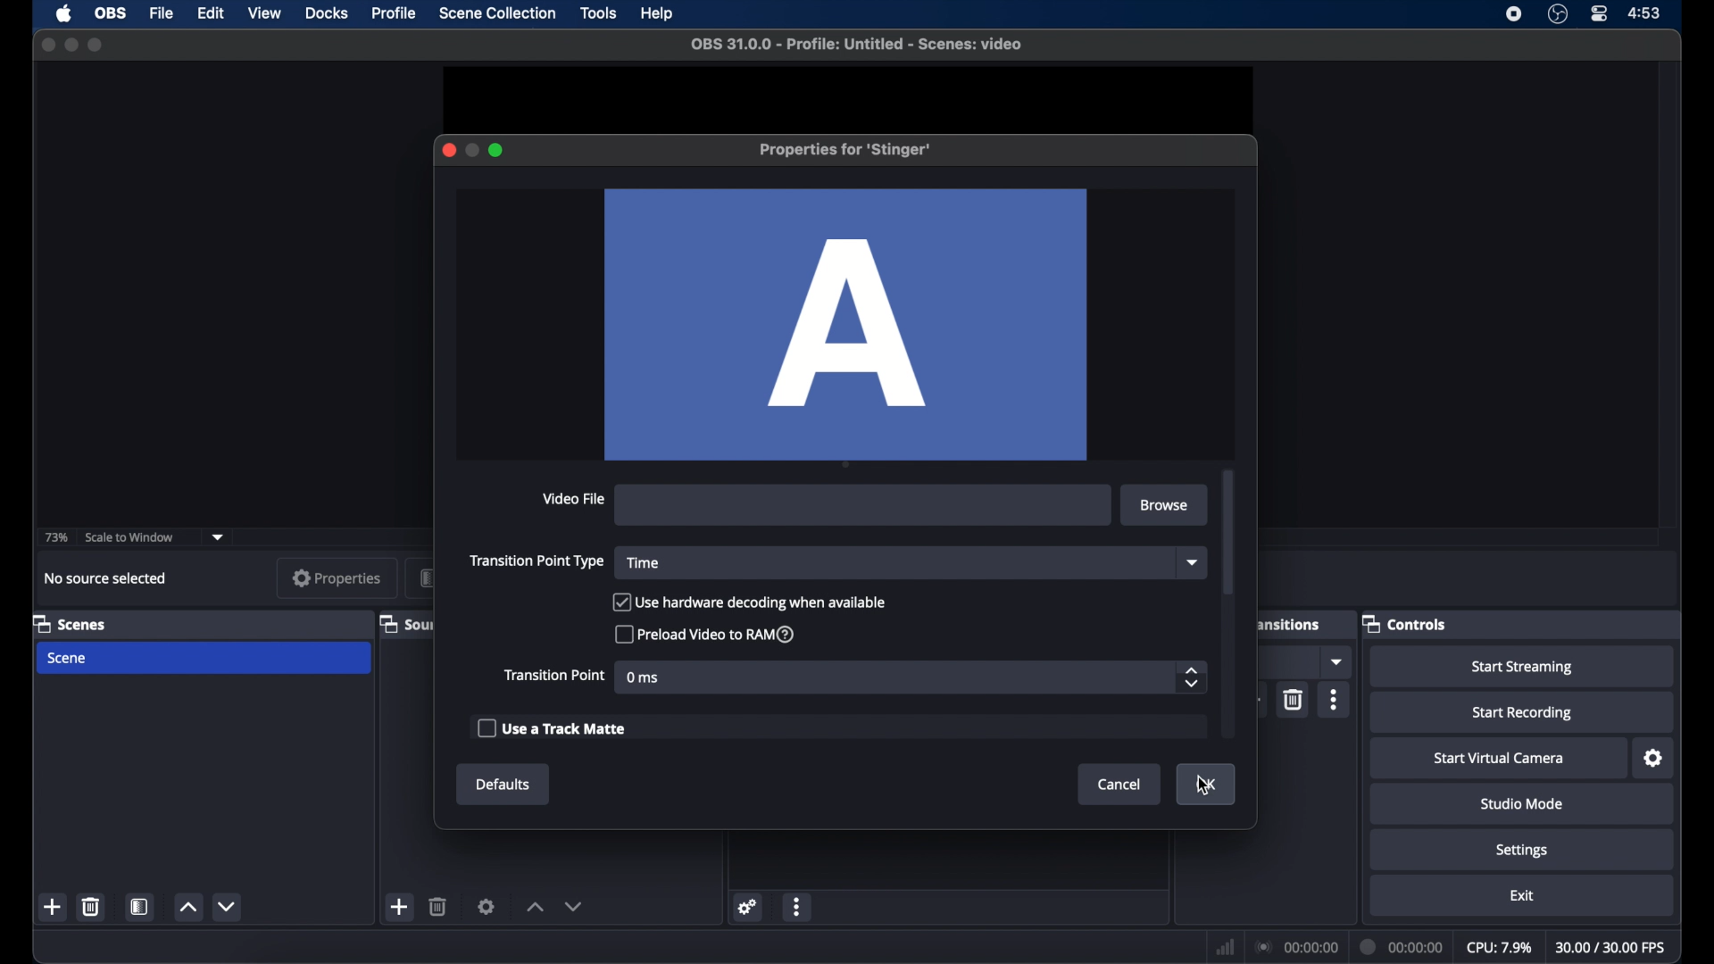 Image resolution: width=1714 pixels, height=964 pixels. I want to click on control center, so click(1600, 14).